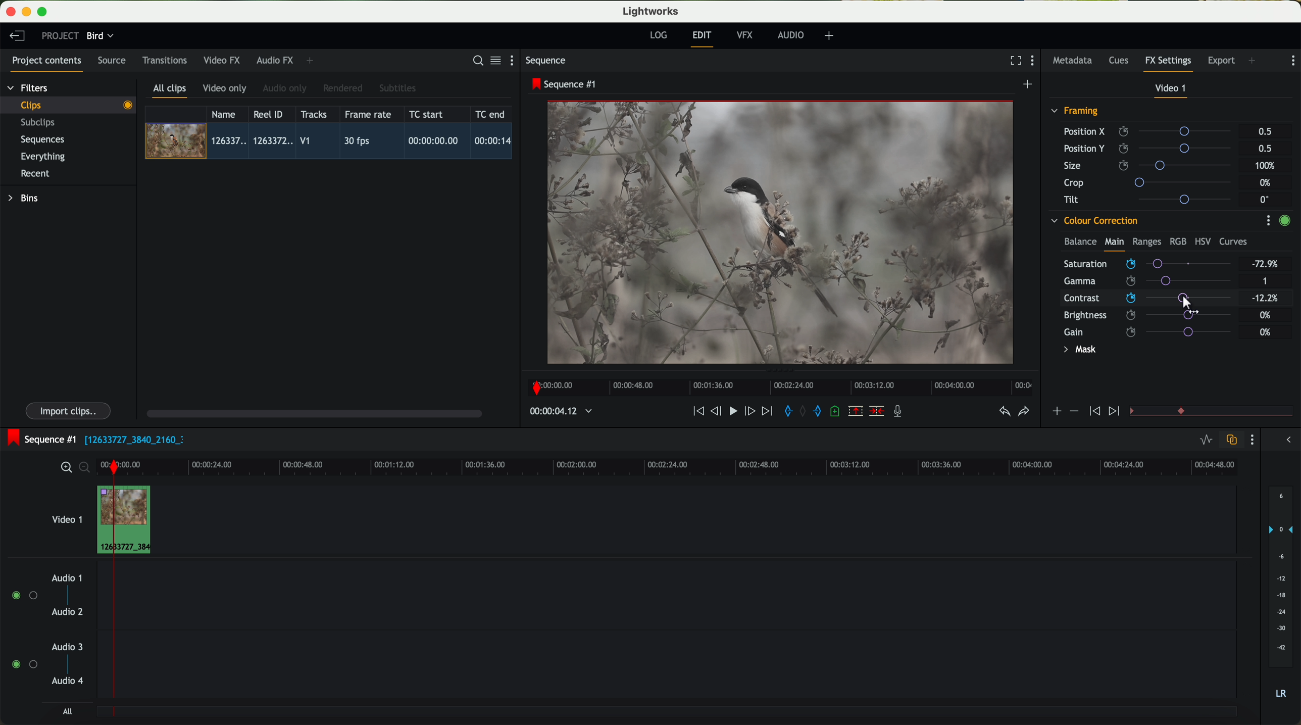 The height and width of the screenshot is (725, 1301). Describe the element at coordinates (732, 410) in the screenshot. I see `play` at that location.